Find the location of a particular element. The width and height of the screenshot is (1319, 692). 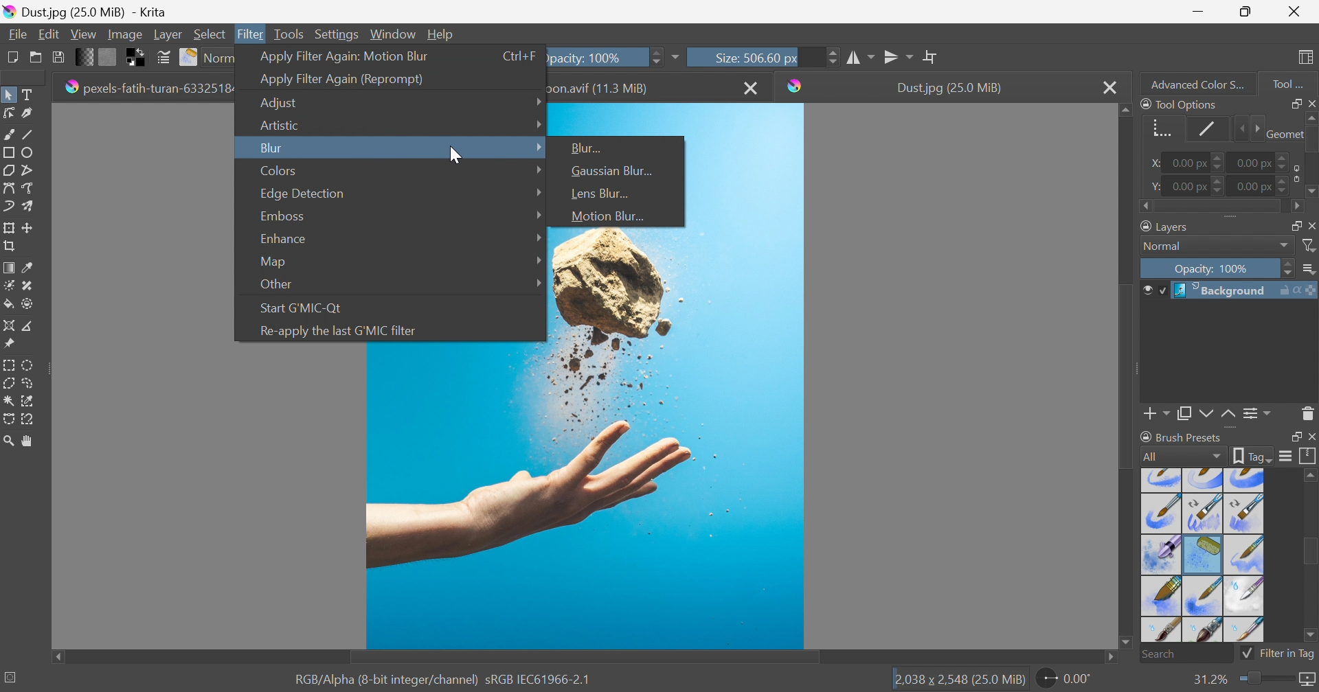

Assistant tool is located at coordinates (8, 324).